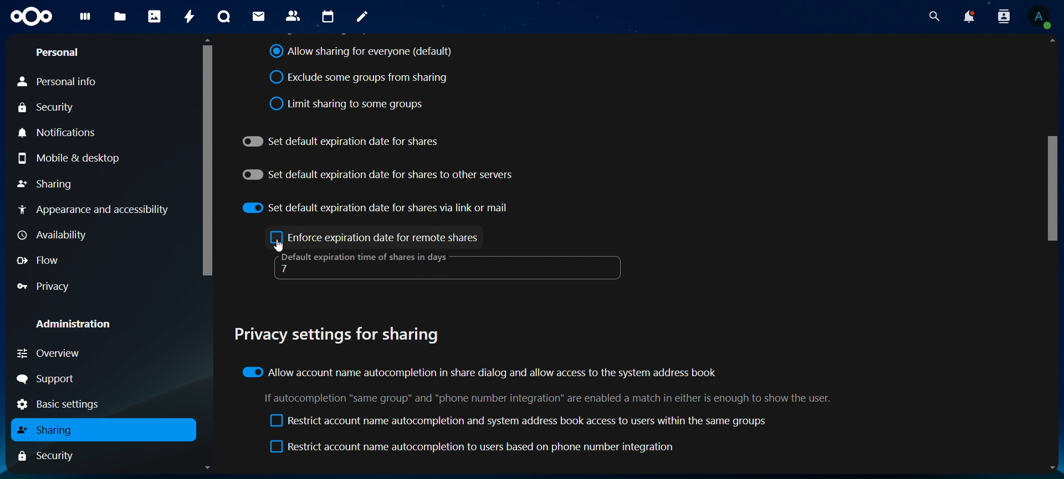  What do you see at coordinates (377, 206) in the screenshot?
I see `set default expiration date for shares via link or mail` at bounding box center [377, 206].